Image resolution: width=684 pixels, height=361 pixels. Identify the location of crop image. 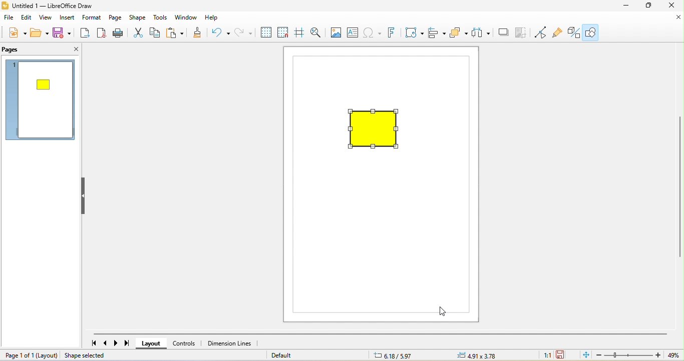
(522, 33).